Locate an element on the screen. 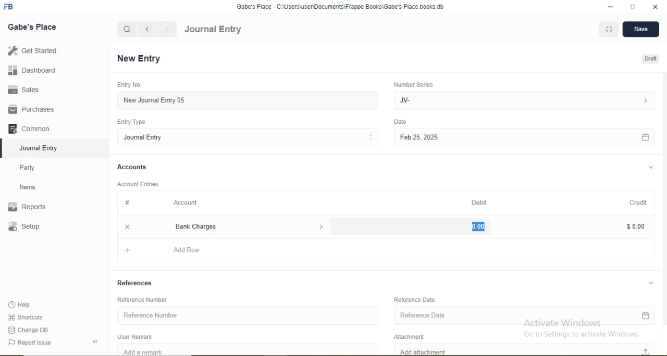 Image resolution: width=667 pixels, height=356 pixels. User Remark is located at coordinates (138, 336).